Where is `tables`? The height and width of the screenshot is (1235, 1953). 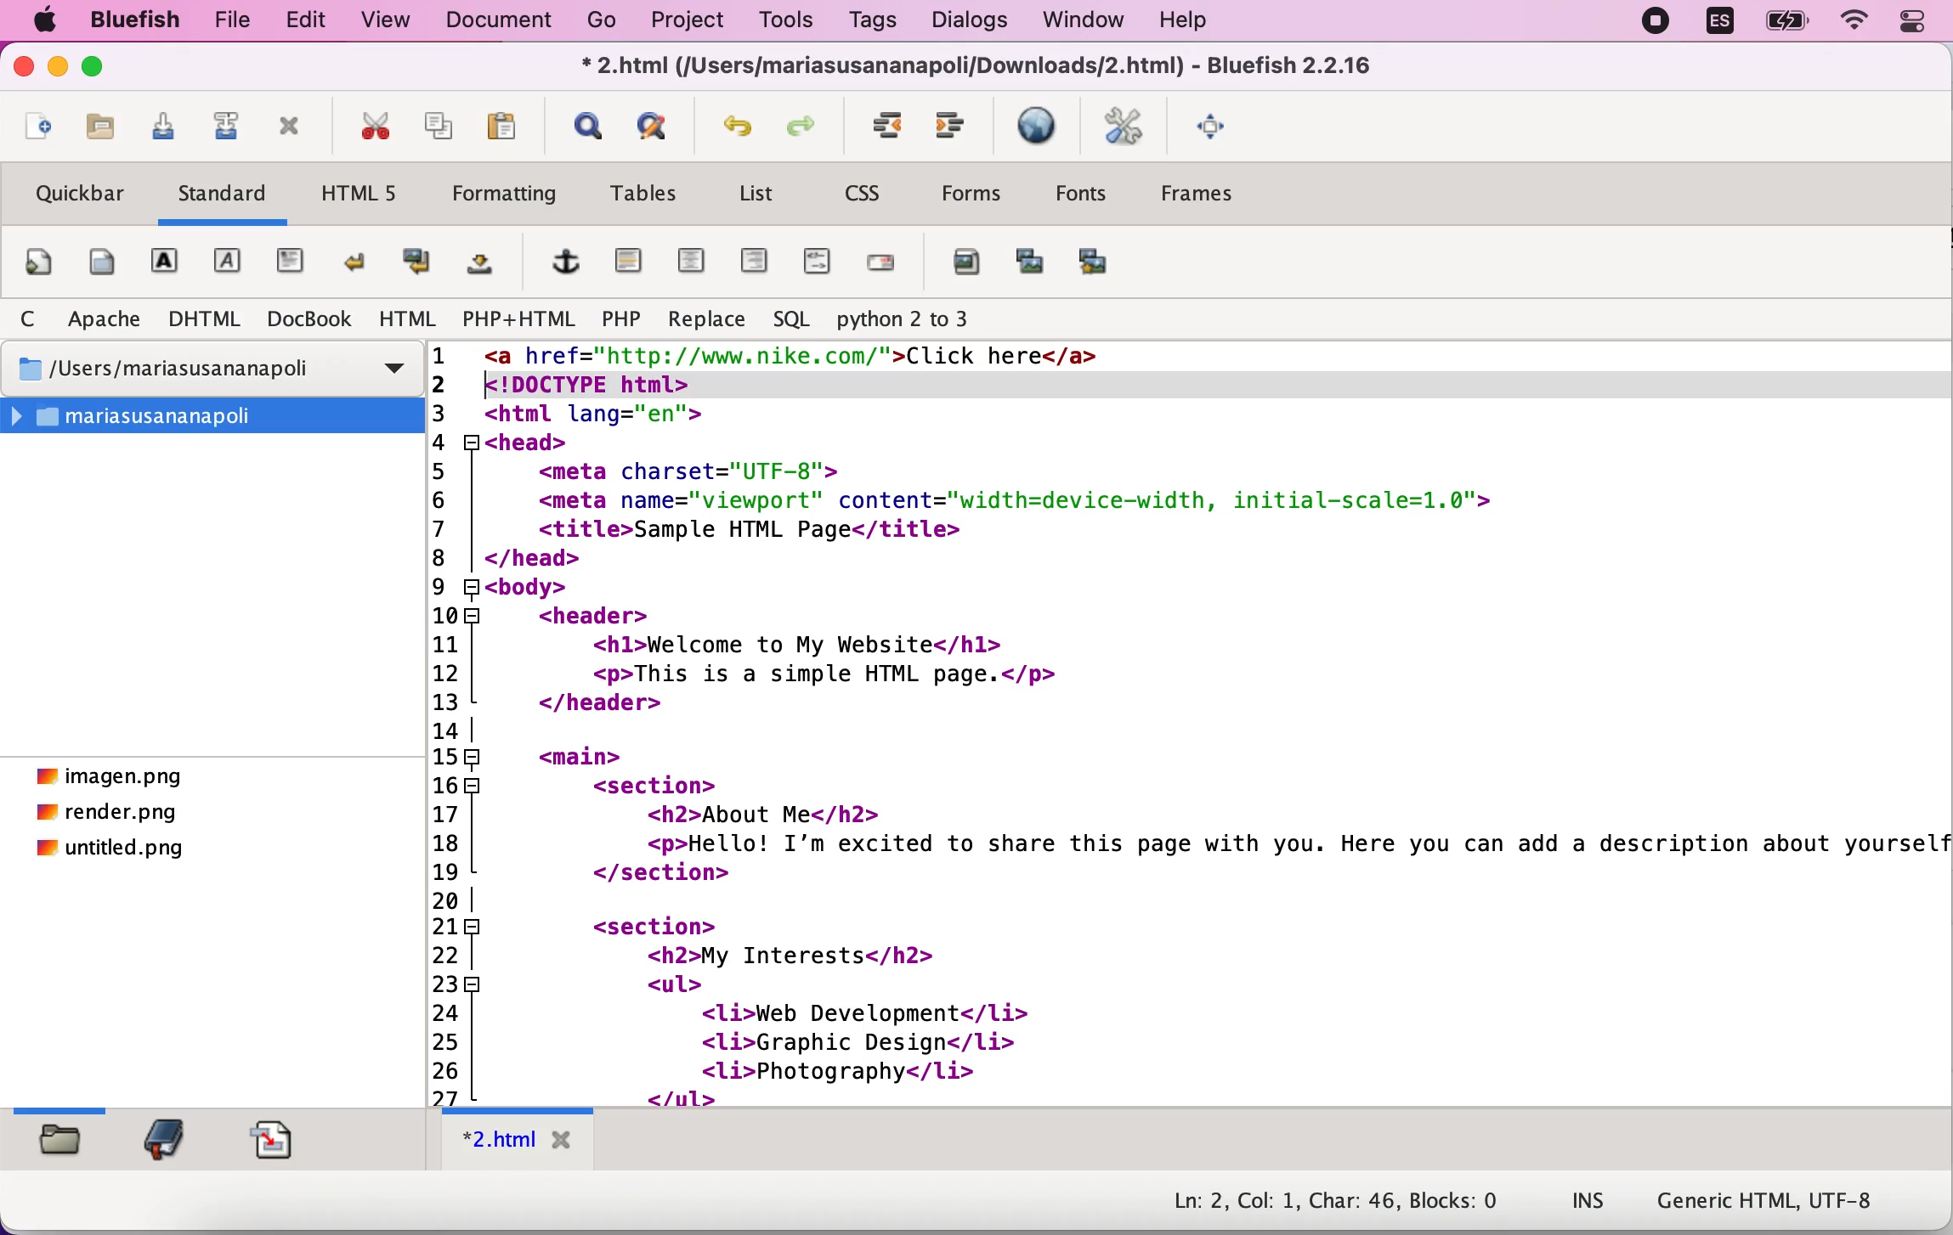 tables is located at coordinates (640, 196).